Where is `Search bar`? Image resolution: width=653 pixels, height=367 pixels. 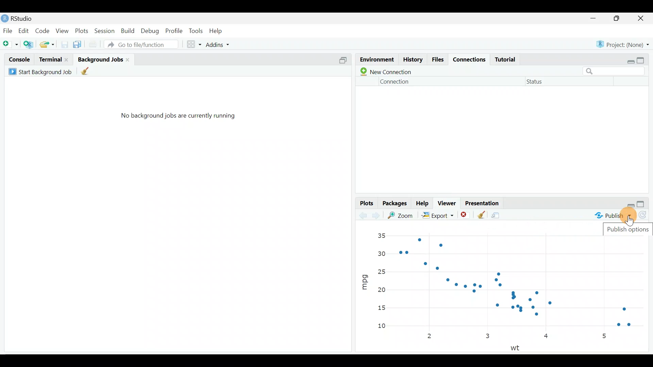 Search bar is located at coordinates (616, 70).